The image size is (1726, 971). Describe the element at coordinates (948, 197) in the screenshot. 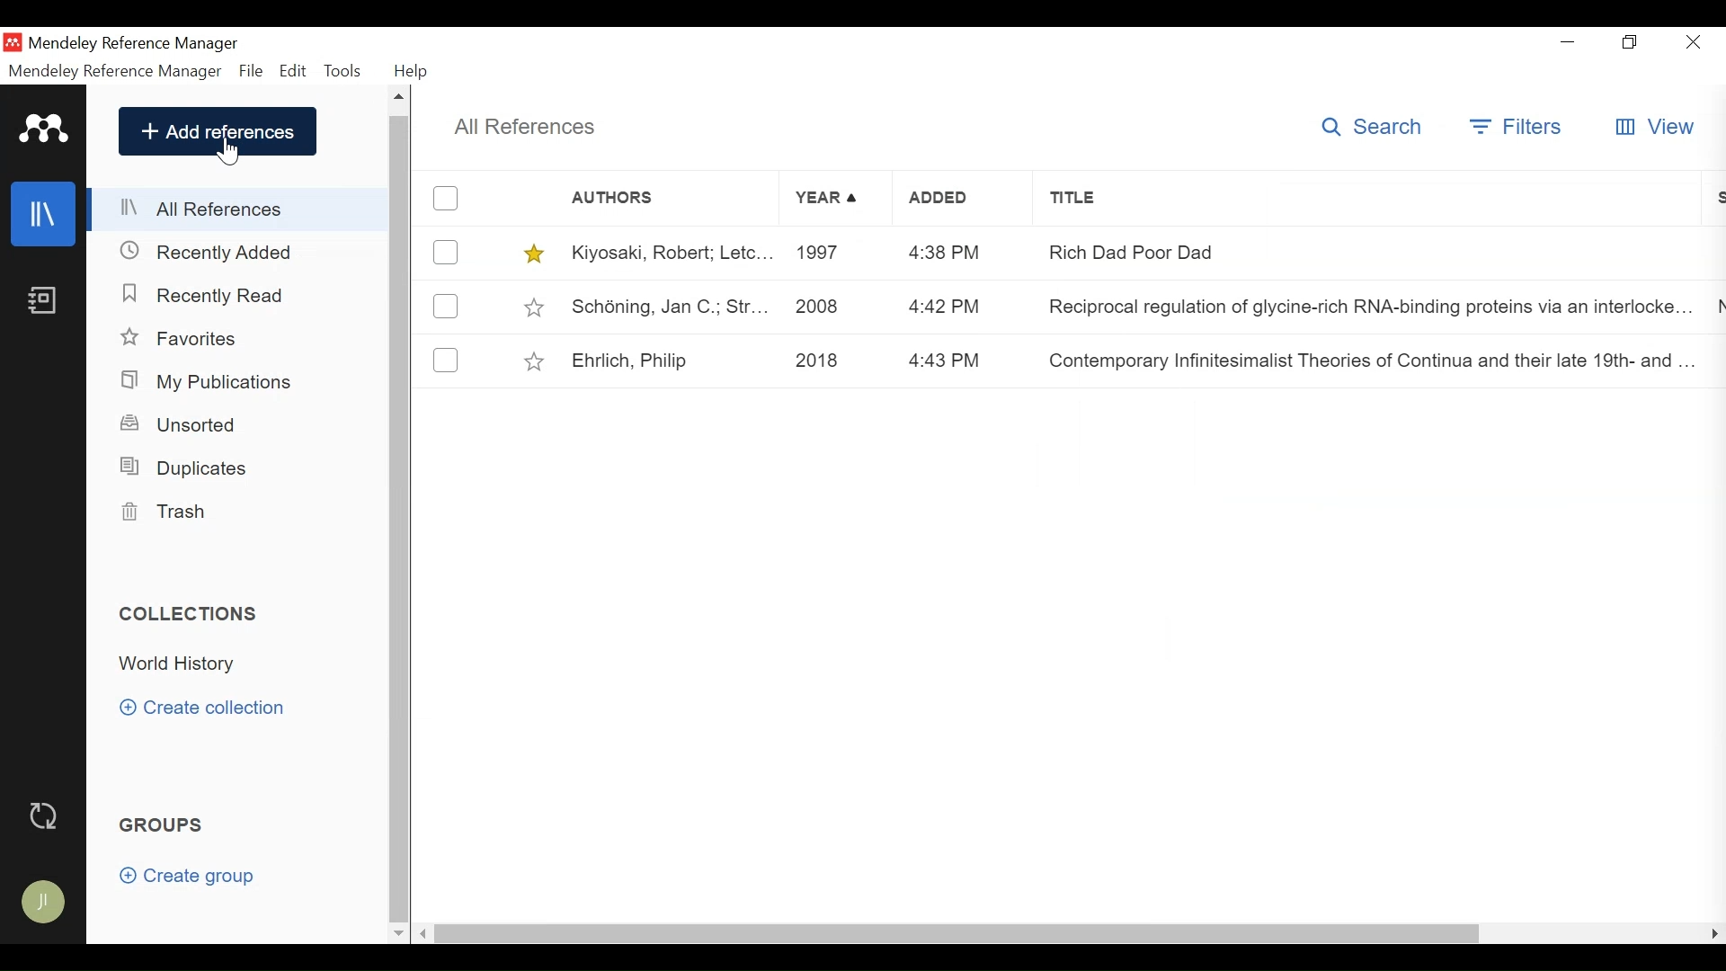

I see `Added` at that location.